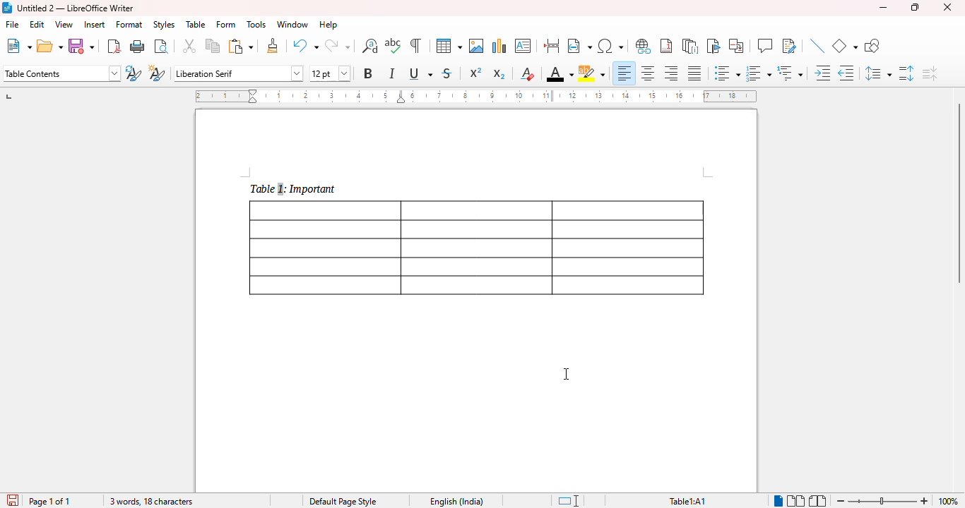 This screenshot has width=965, height=508. I want to click on increase indent, so click(822, 73).